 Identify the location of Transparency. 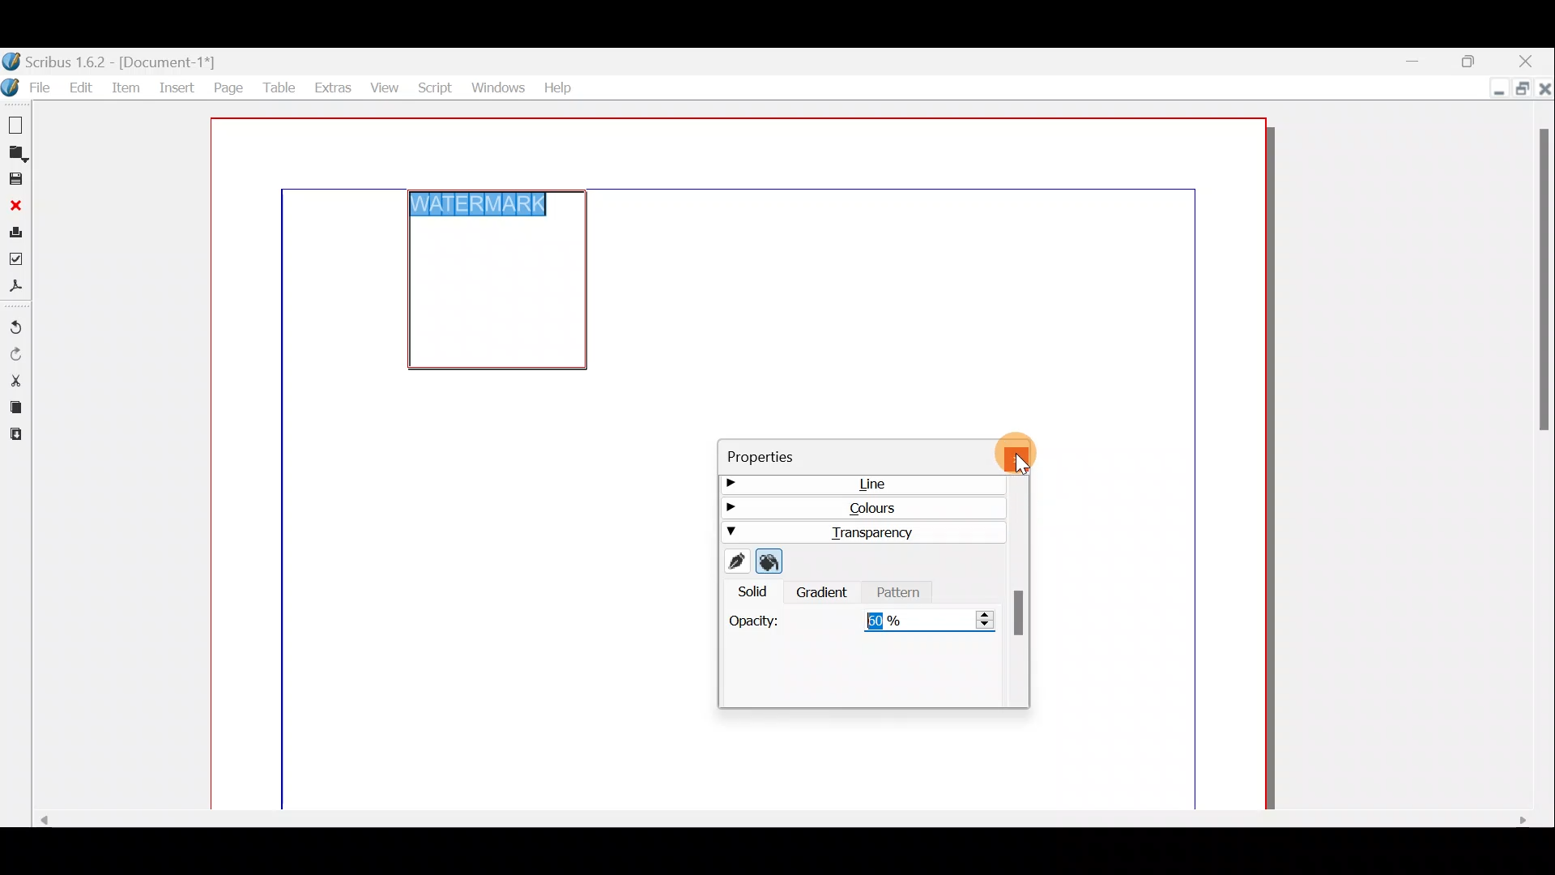
(863, 532).